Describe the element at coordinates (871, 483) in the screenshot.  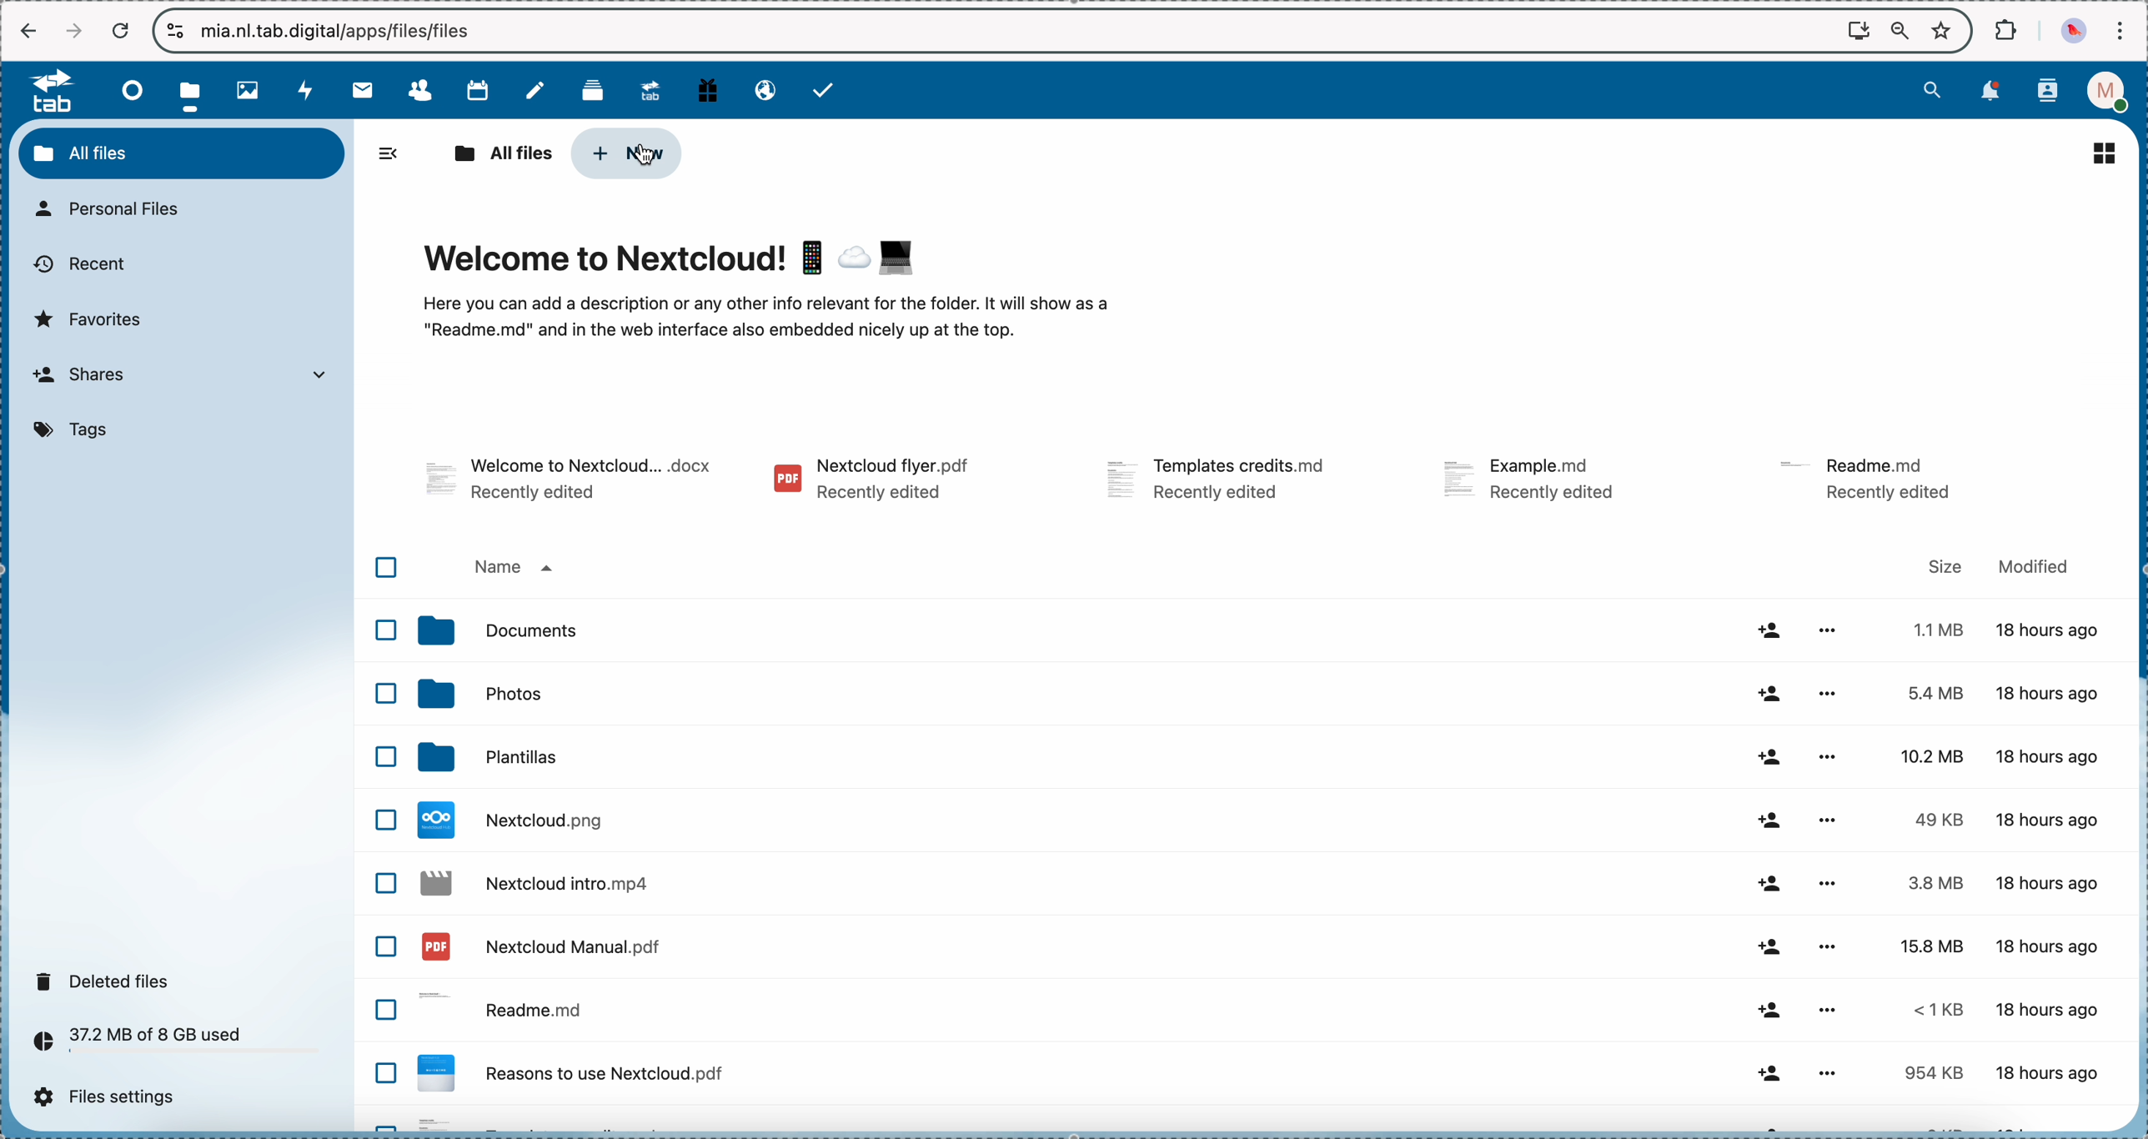
I see `file` at that location.